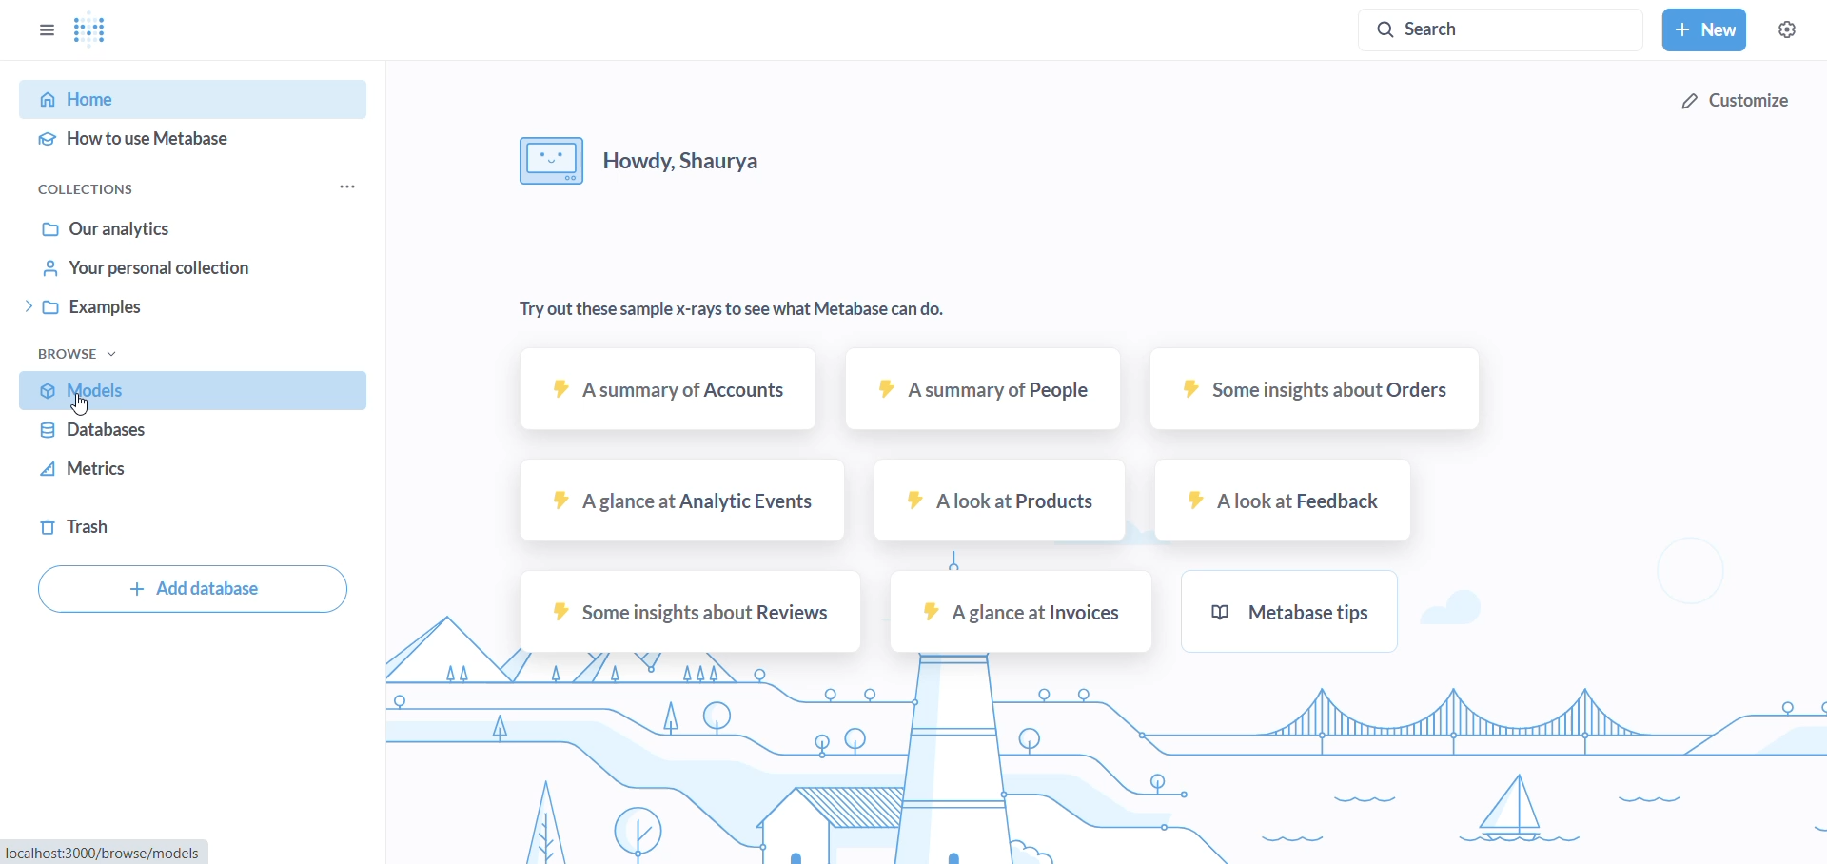 The width and height of the screenshot is (1827, 864). What do you see at coordinates (1703, 29) in the screenshot?
I see `new button` at bounding box center [1703, 29].